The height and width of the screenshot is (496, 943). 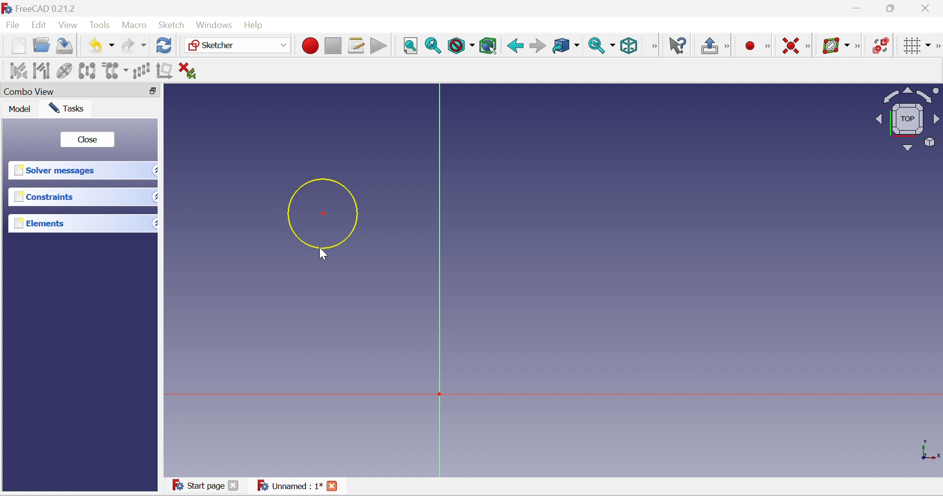 I want to click on Execute macro, so click(x=379, y=47).